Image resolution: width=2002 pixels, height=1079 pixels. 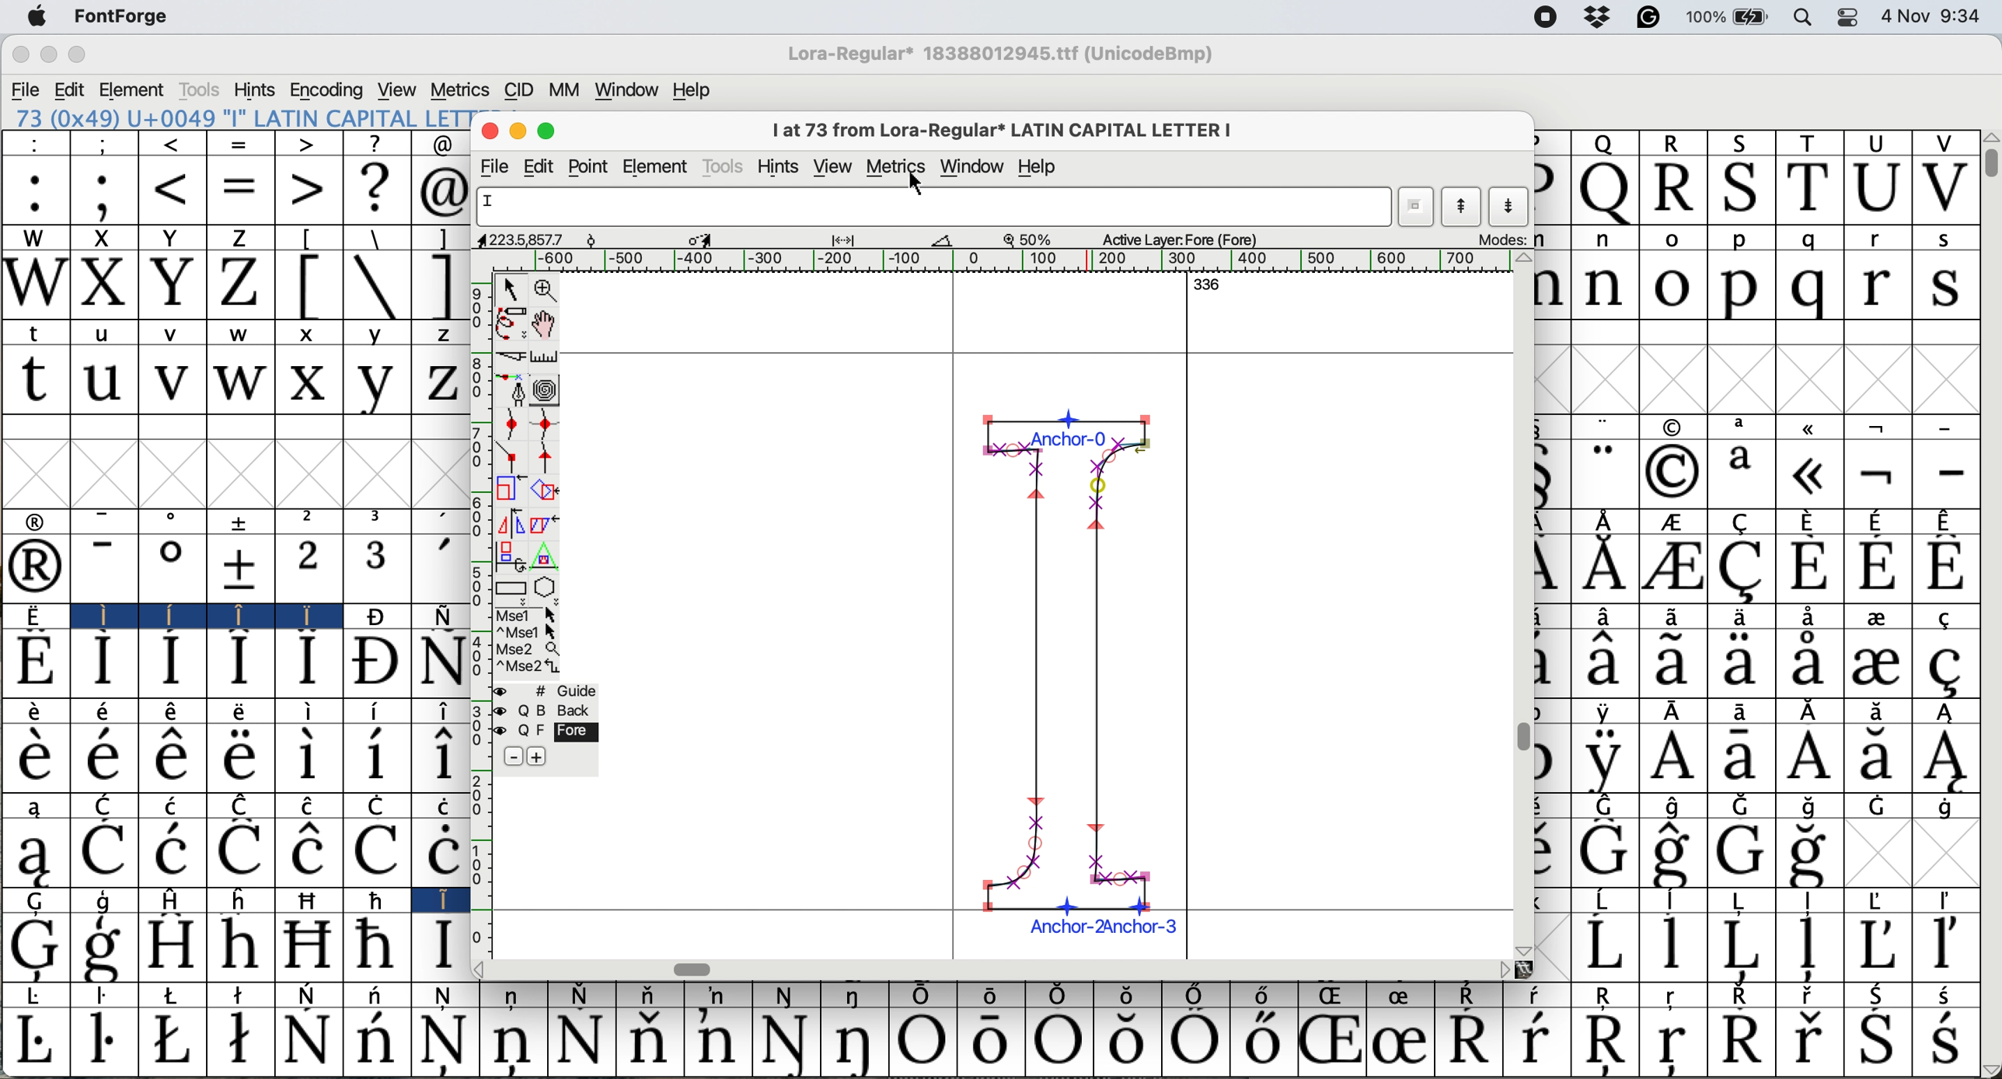 I want to click on modes, so click(x=1504, y=240).